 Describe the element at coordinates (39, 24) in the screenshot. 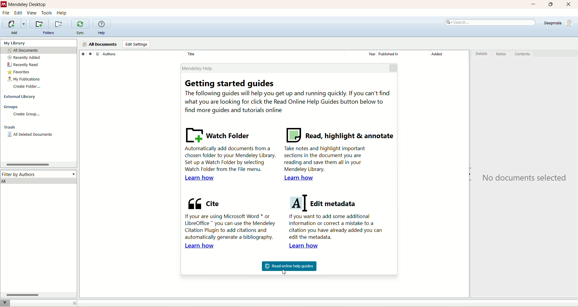

I see `create a new folder` at that location.